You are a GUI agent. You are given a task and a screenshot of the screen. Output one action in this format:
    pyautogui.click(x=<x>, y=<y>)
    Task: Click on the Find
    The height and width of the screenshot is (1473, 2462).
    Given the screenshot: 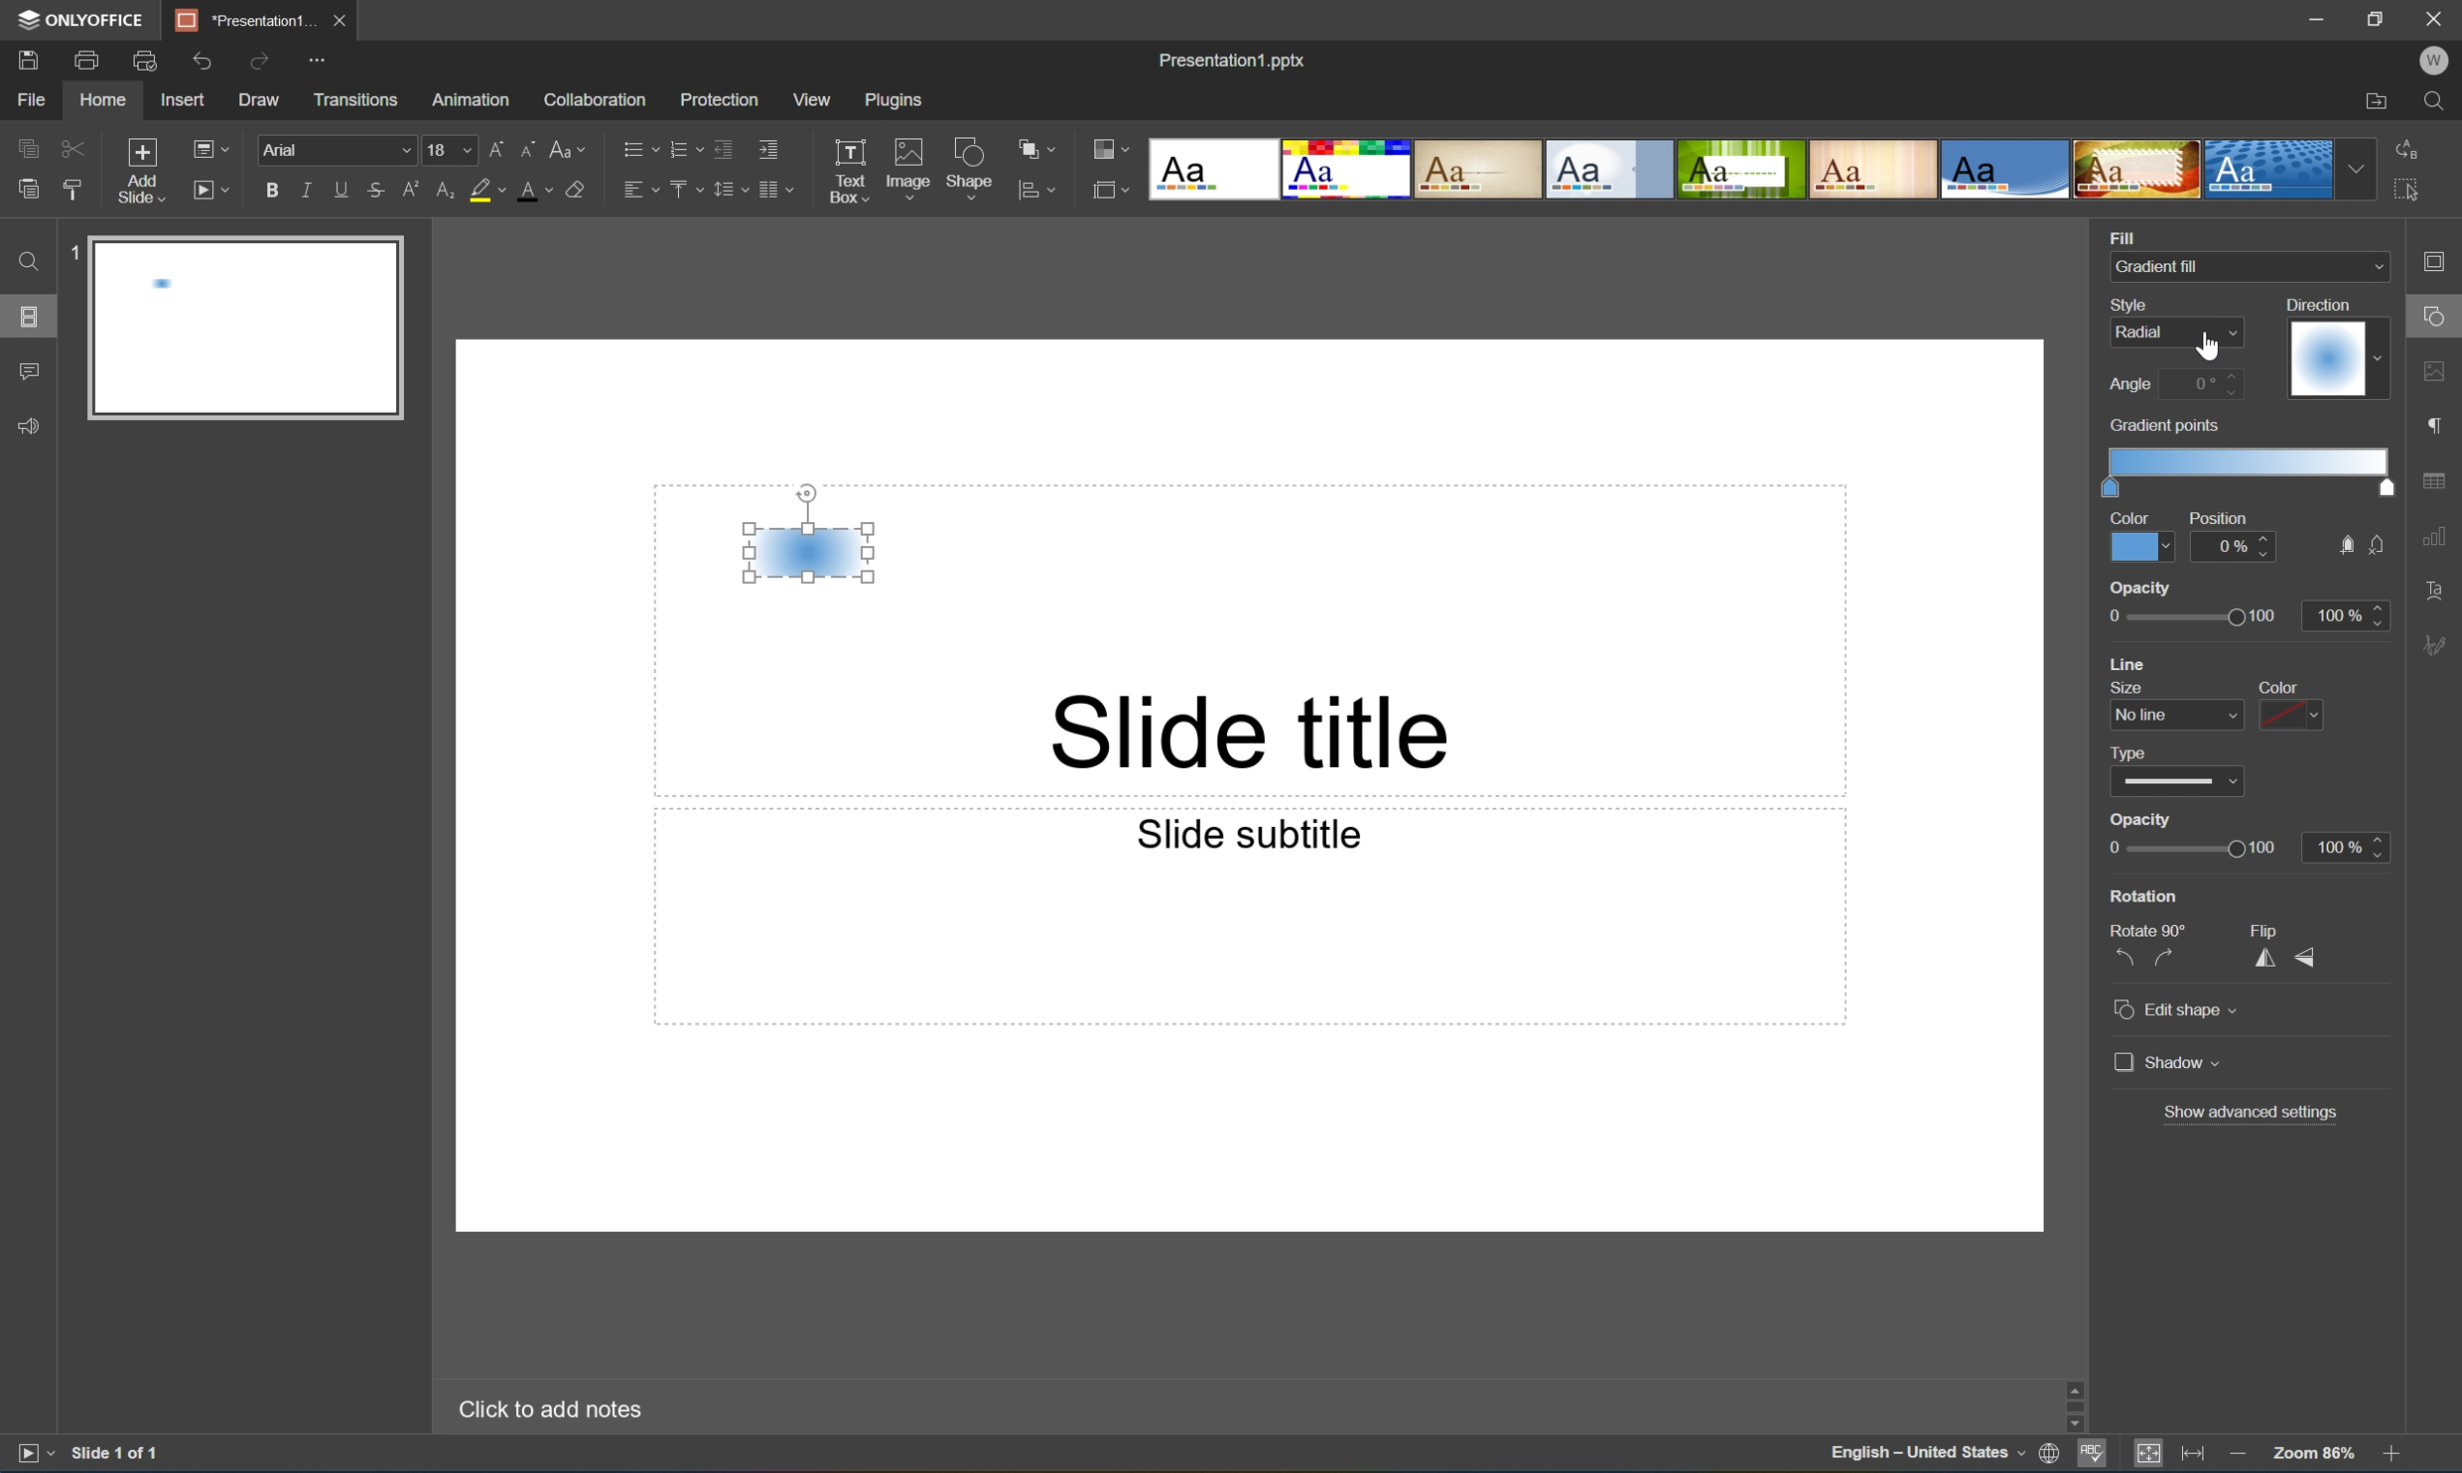 What is the action you would take?
    pyautogui.click(x=25, y=261)
    